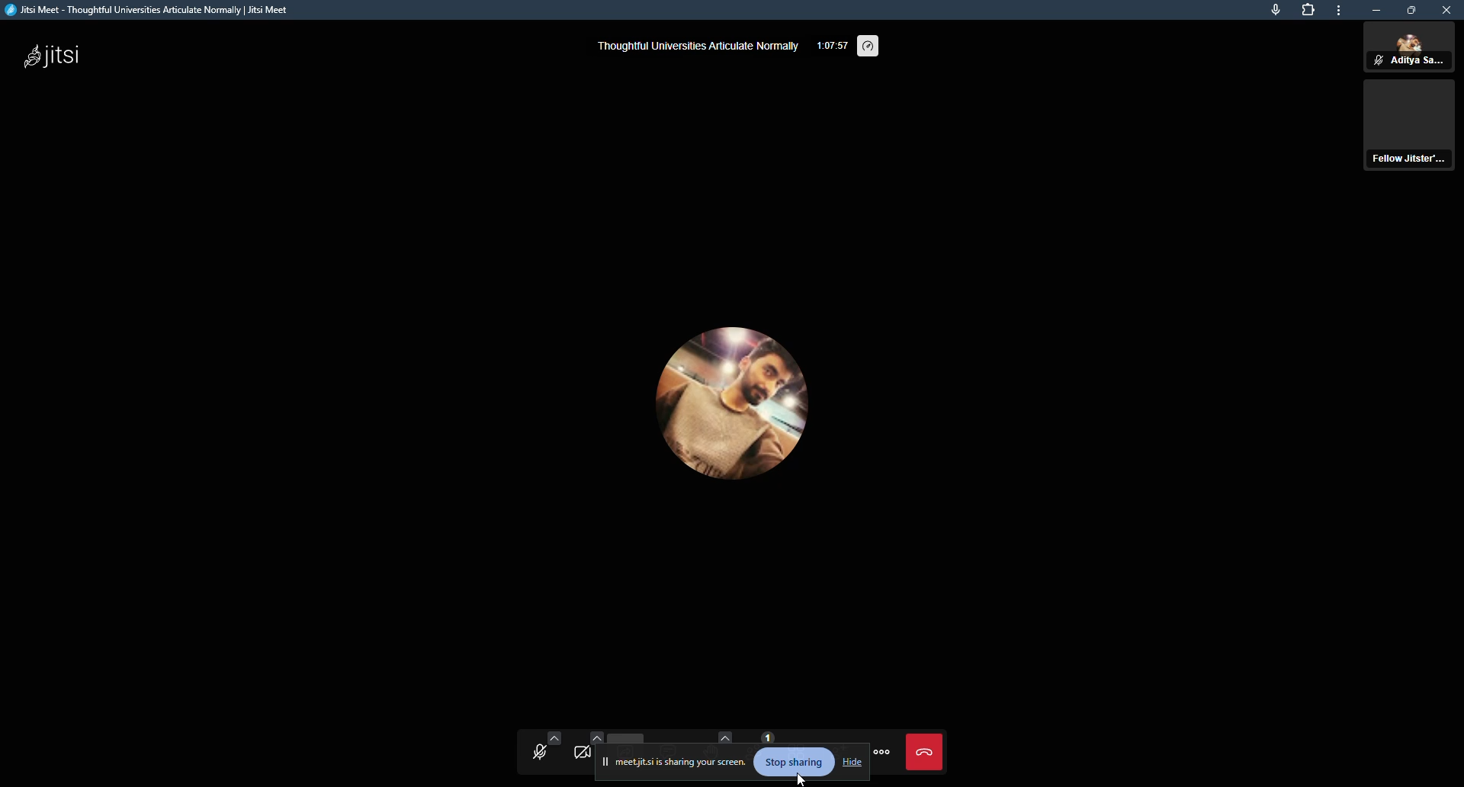  What do you see at coordinates (694, 48) in the screenshot?
I see `thoughtful universities articulate normally` at bounding box center [694, 48].